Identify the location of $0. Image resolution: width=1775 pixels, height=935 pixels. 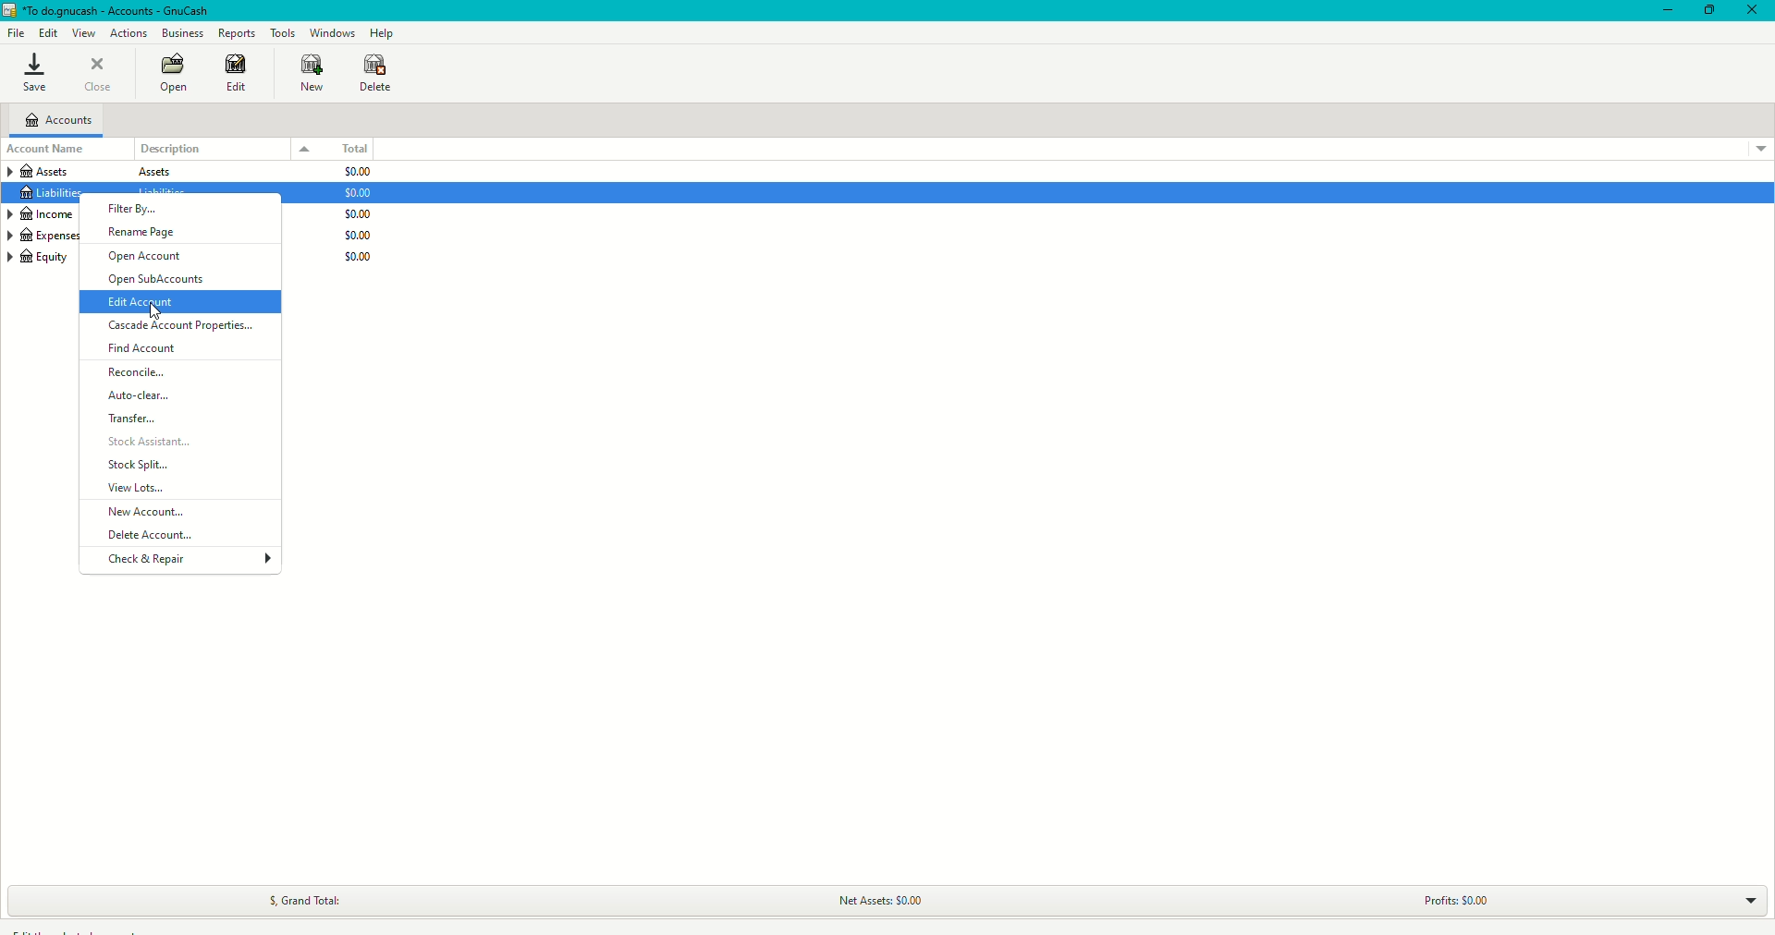
(361, 216).